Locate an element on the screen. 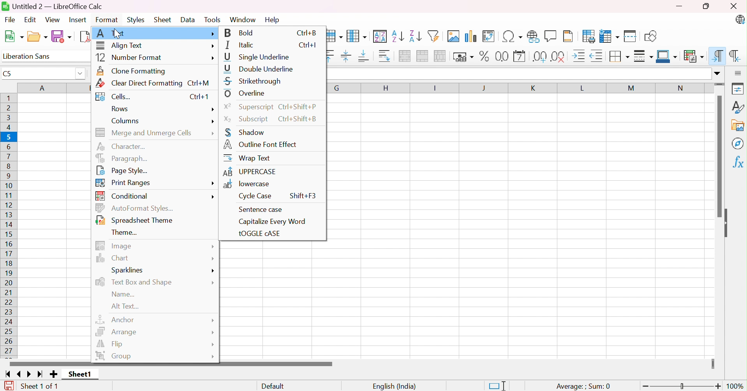 The height and width of the screenshot is (391, 747). Hide is located at coordinates (729, 222).